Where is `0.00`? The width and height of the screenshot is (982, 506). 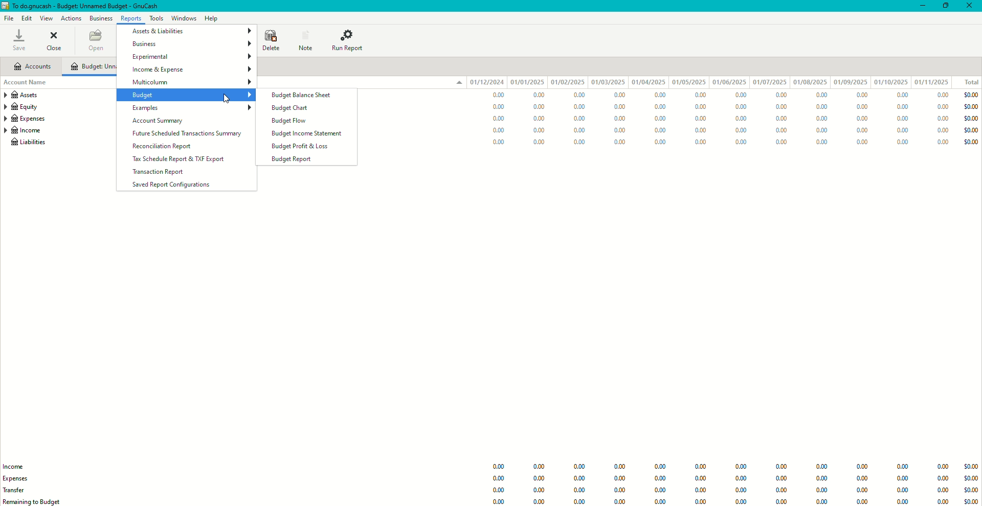
0.00 is located at coordinates (742, 479).